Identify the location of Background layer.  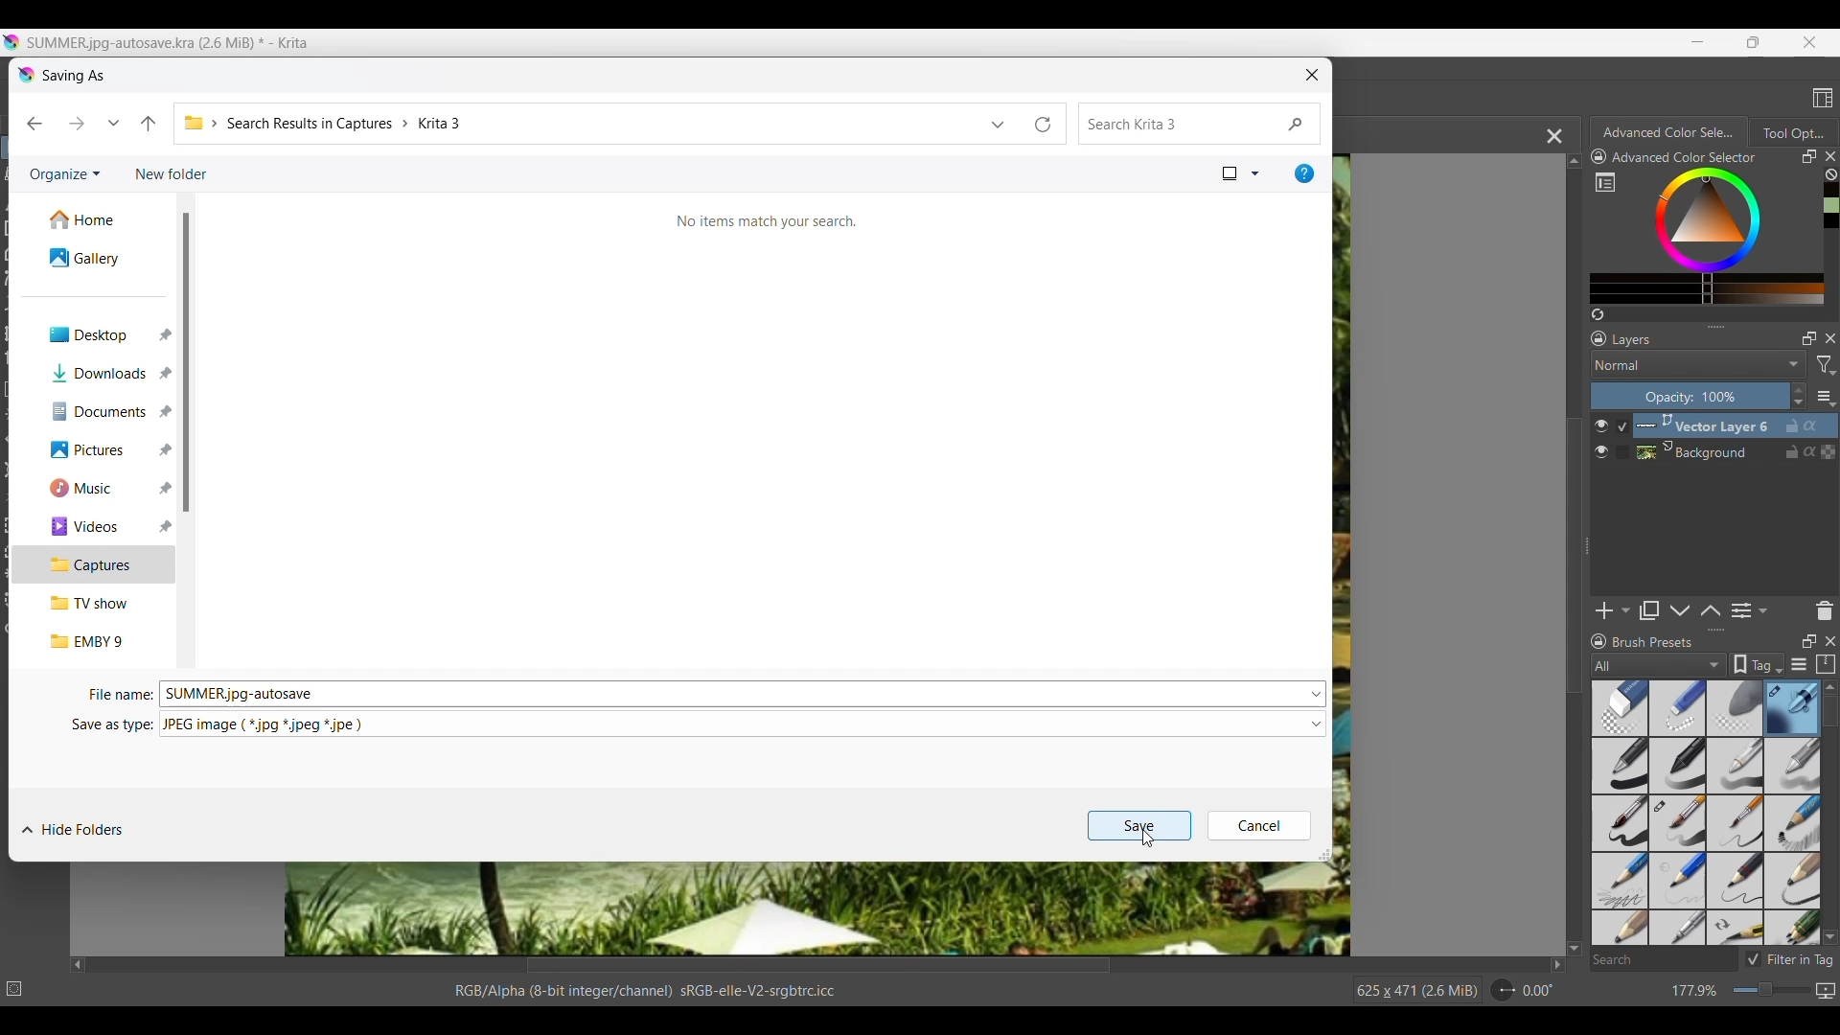
(1736, 451).